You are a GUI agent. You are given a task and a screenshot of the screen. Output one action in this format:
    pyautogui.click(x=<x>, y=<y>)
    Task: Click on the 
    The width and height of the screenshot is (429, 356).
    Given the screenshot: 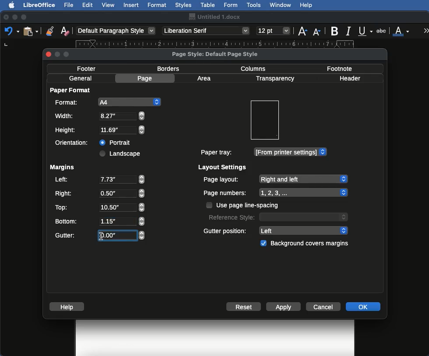 What is the action you would take?
    pyautogui.click(x=101, y=237)
    